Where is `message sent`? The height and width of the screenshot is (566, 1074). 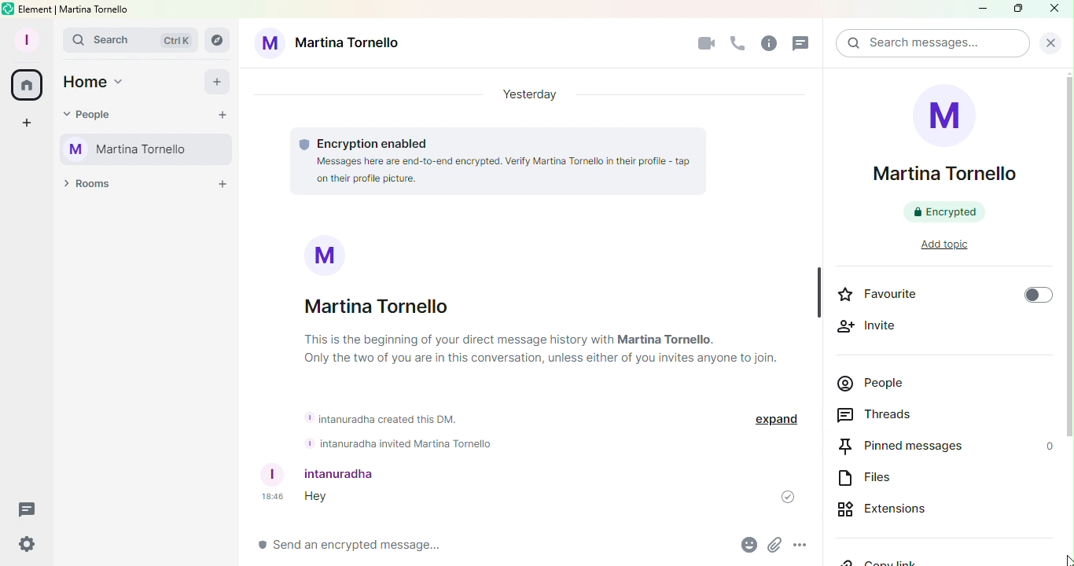
message sent is located at coordinates (786, 497).